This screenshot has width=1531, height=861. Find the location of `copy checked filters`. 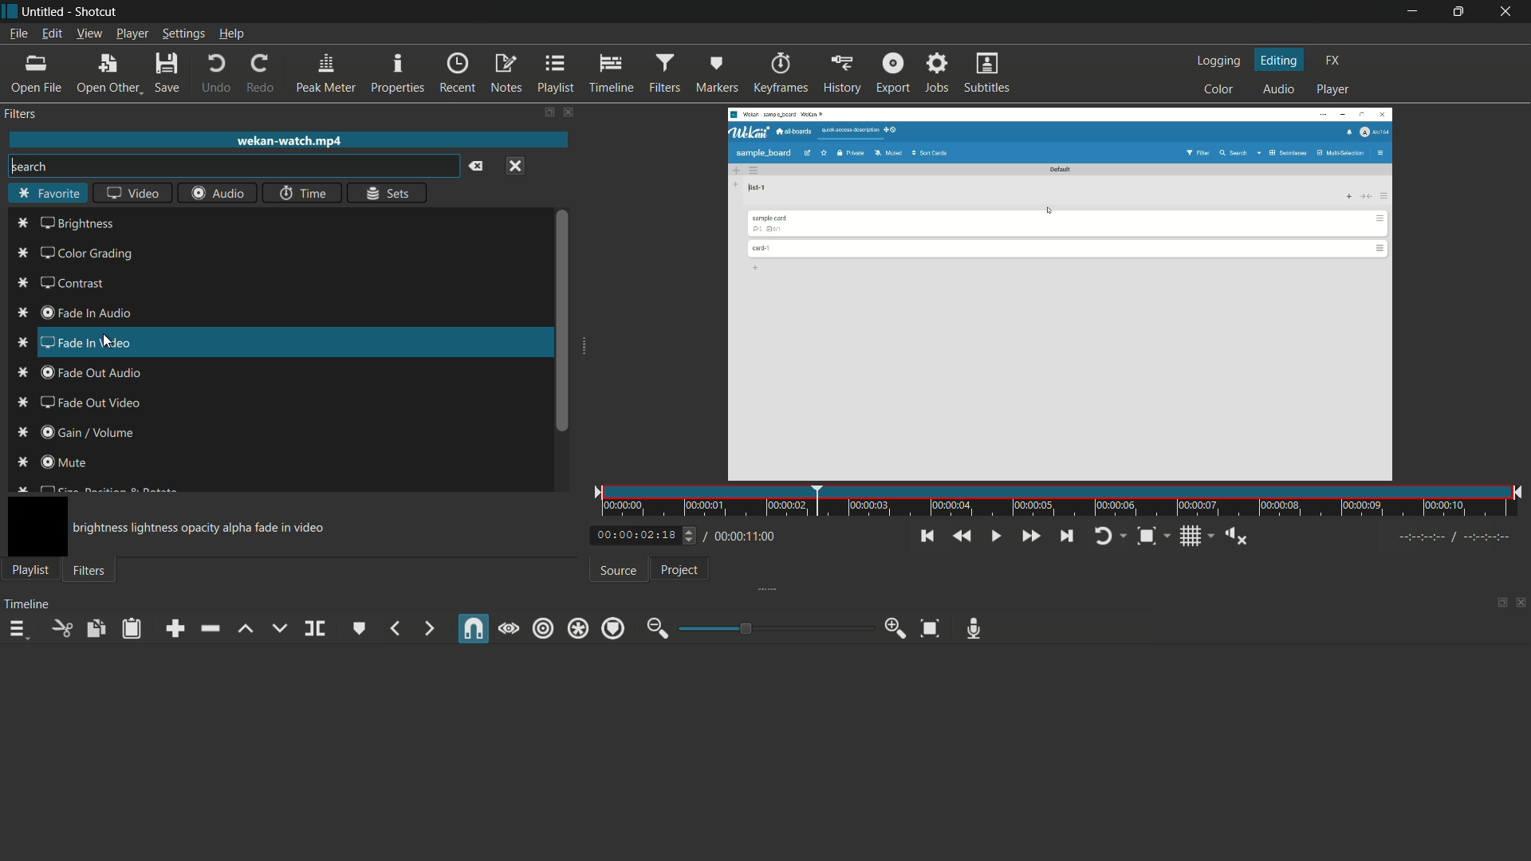

copy checked filters is located at coordinates (95, 628).